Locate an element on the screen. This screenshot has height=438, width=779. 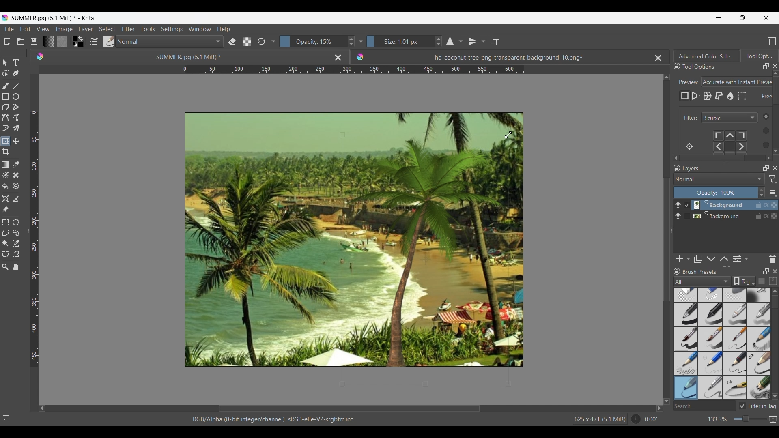
Multibrush tool is located at coordinates (15, 129).